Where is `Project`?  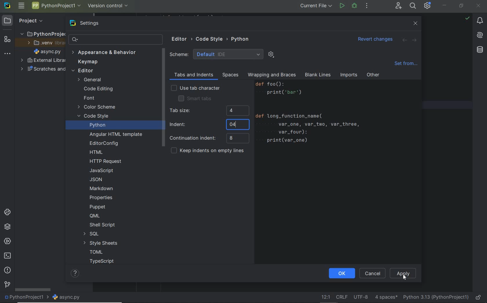
Project is located at coordinates (26, 21).